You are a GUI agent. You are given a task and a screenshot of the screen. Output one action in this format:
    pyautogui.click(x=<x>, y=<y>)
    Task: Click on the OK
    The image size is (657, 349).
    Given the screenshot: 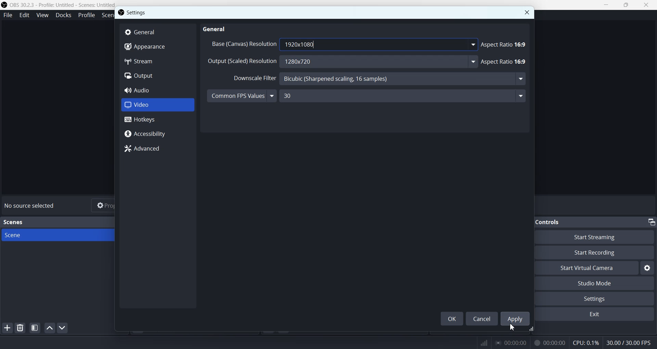 What is the action you would take?
    pyautogui.click(x=452, y=319)
    